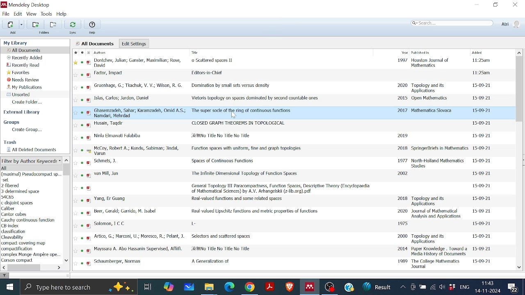 This screenshot has height=295, width=525. Describe the element at coordinates (24, 65) in the screenshot. I see `Recently read` at that location.